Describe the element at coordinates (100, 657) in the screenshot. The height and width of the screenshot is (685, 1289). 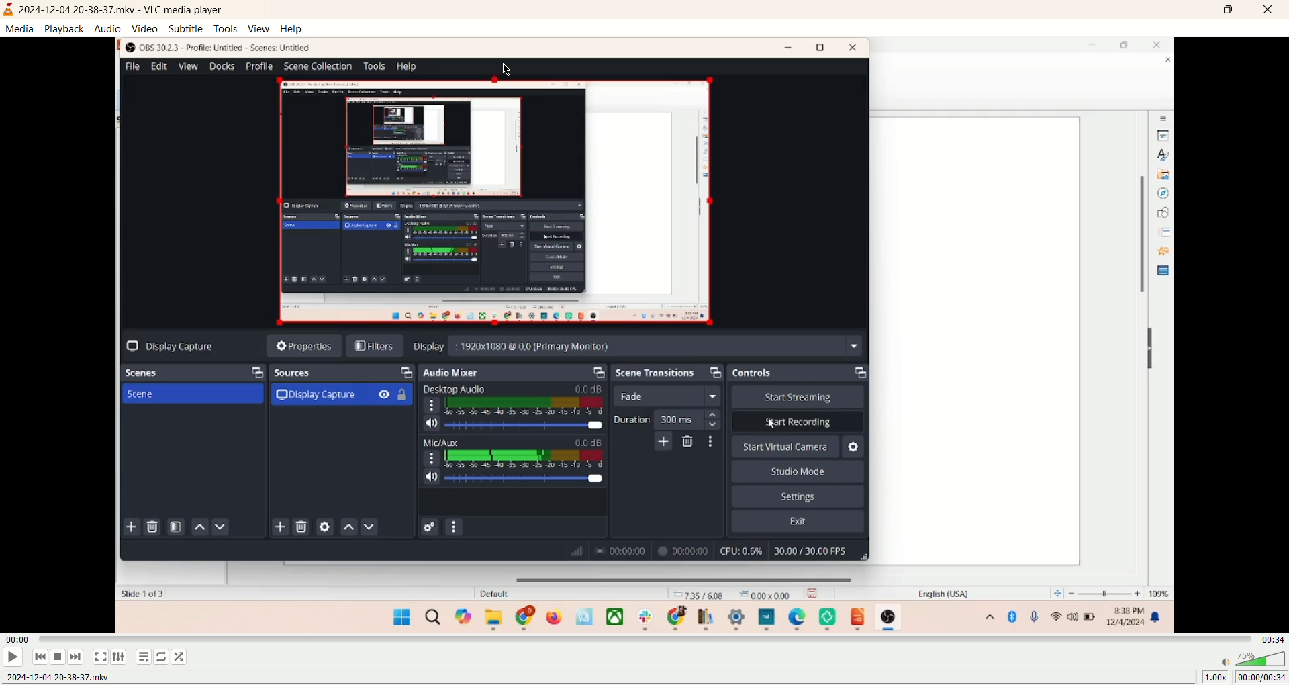
I see `fullscreen` at that location.